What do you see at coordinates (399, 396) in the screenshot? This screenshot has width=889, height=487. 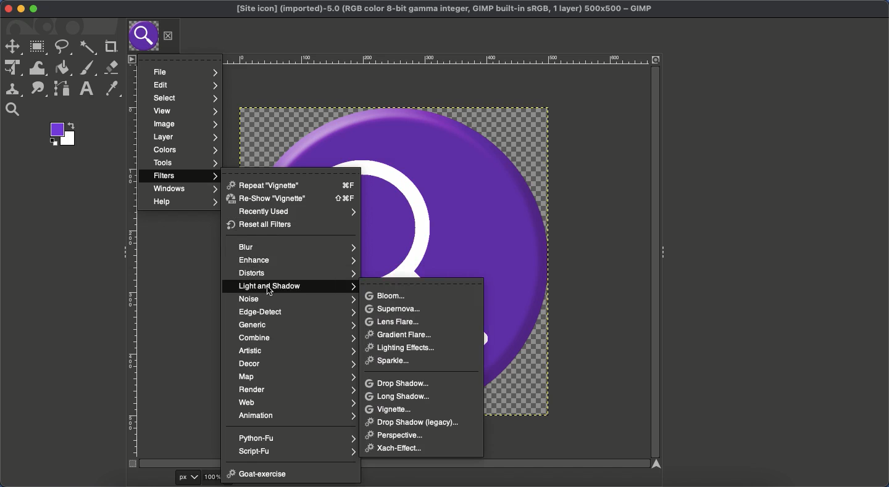 I see `Long shadow` at bounding box center [399, 396].